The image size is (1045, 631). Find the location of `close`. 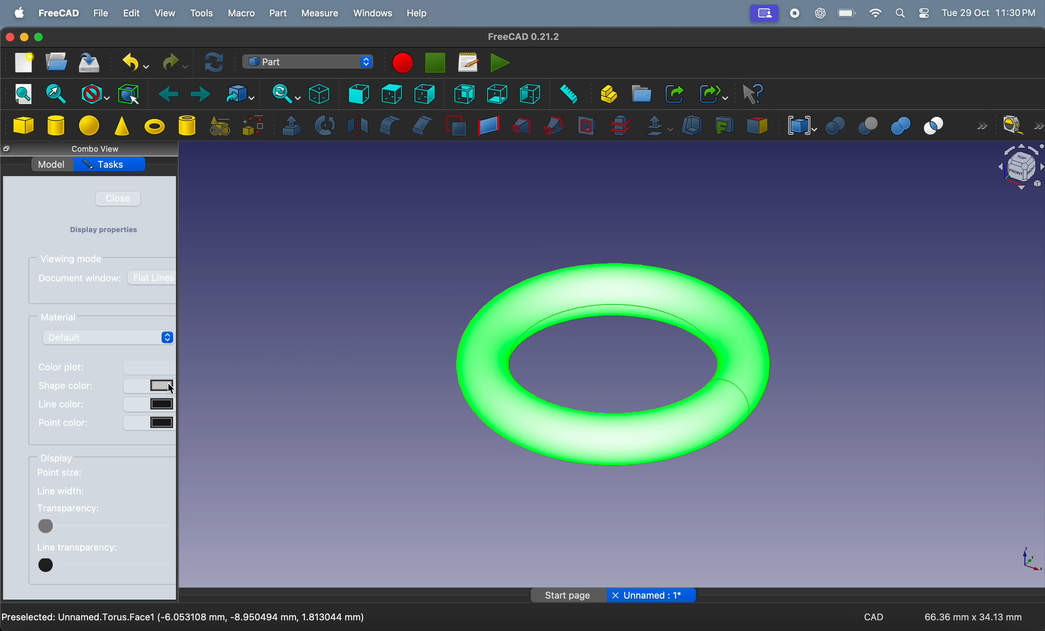

close is located at coordinates (6, 150).